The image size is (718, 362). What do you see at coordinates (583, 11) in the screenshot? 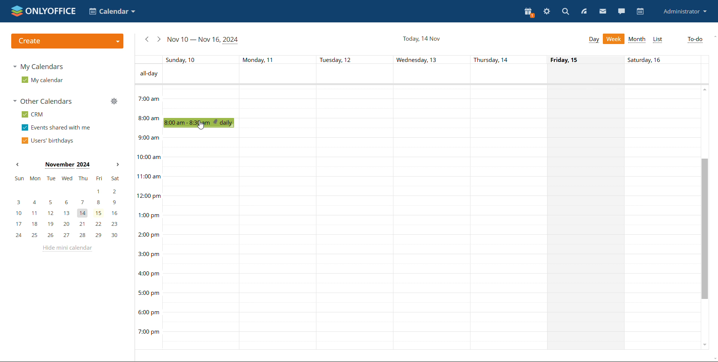
I see `feed` at bounding box center [583, 11].